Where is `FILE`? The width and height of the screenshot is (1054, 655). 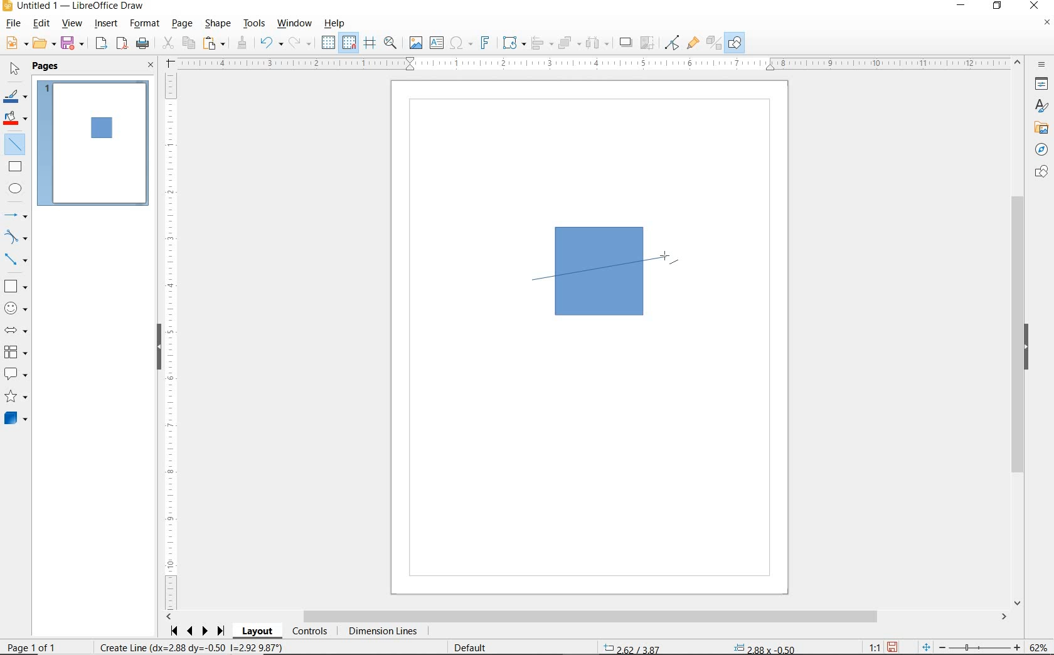 FILE is located at coordinates (12, 24).